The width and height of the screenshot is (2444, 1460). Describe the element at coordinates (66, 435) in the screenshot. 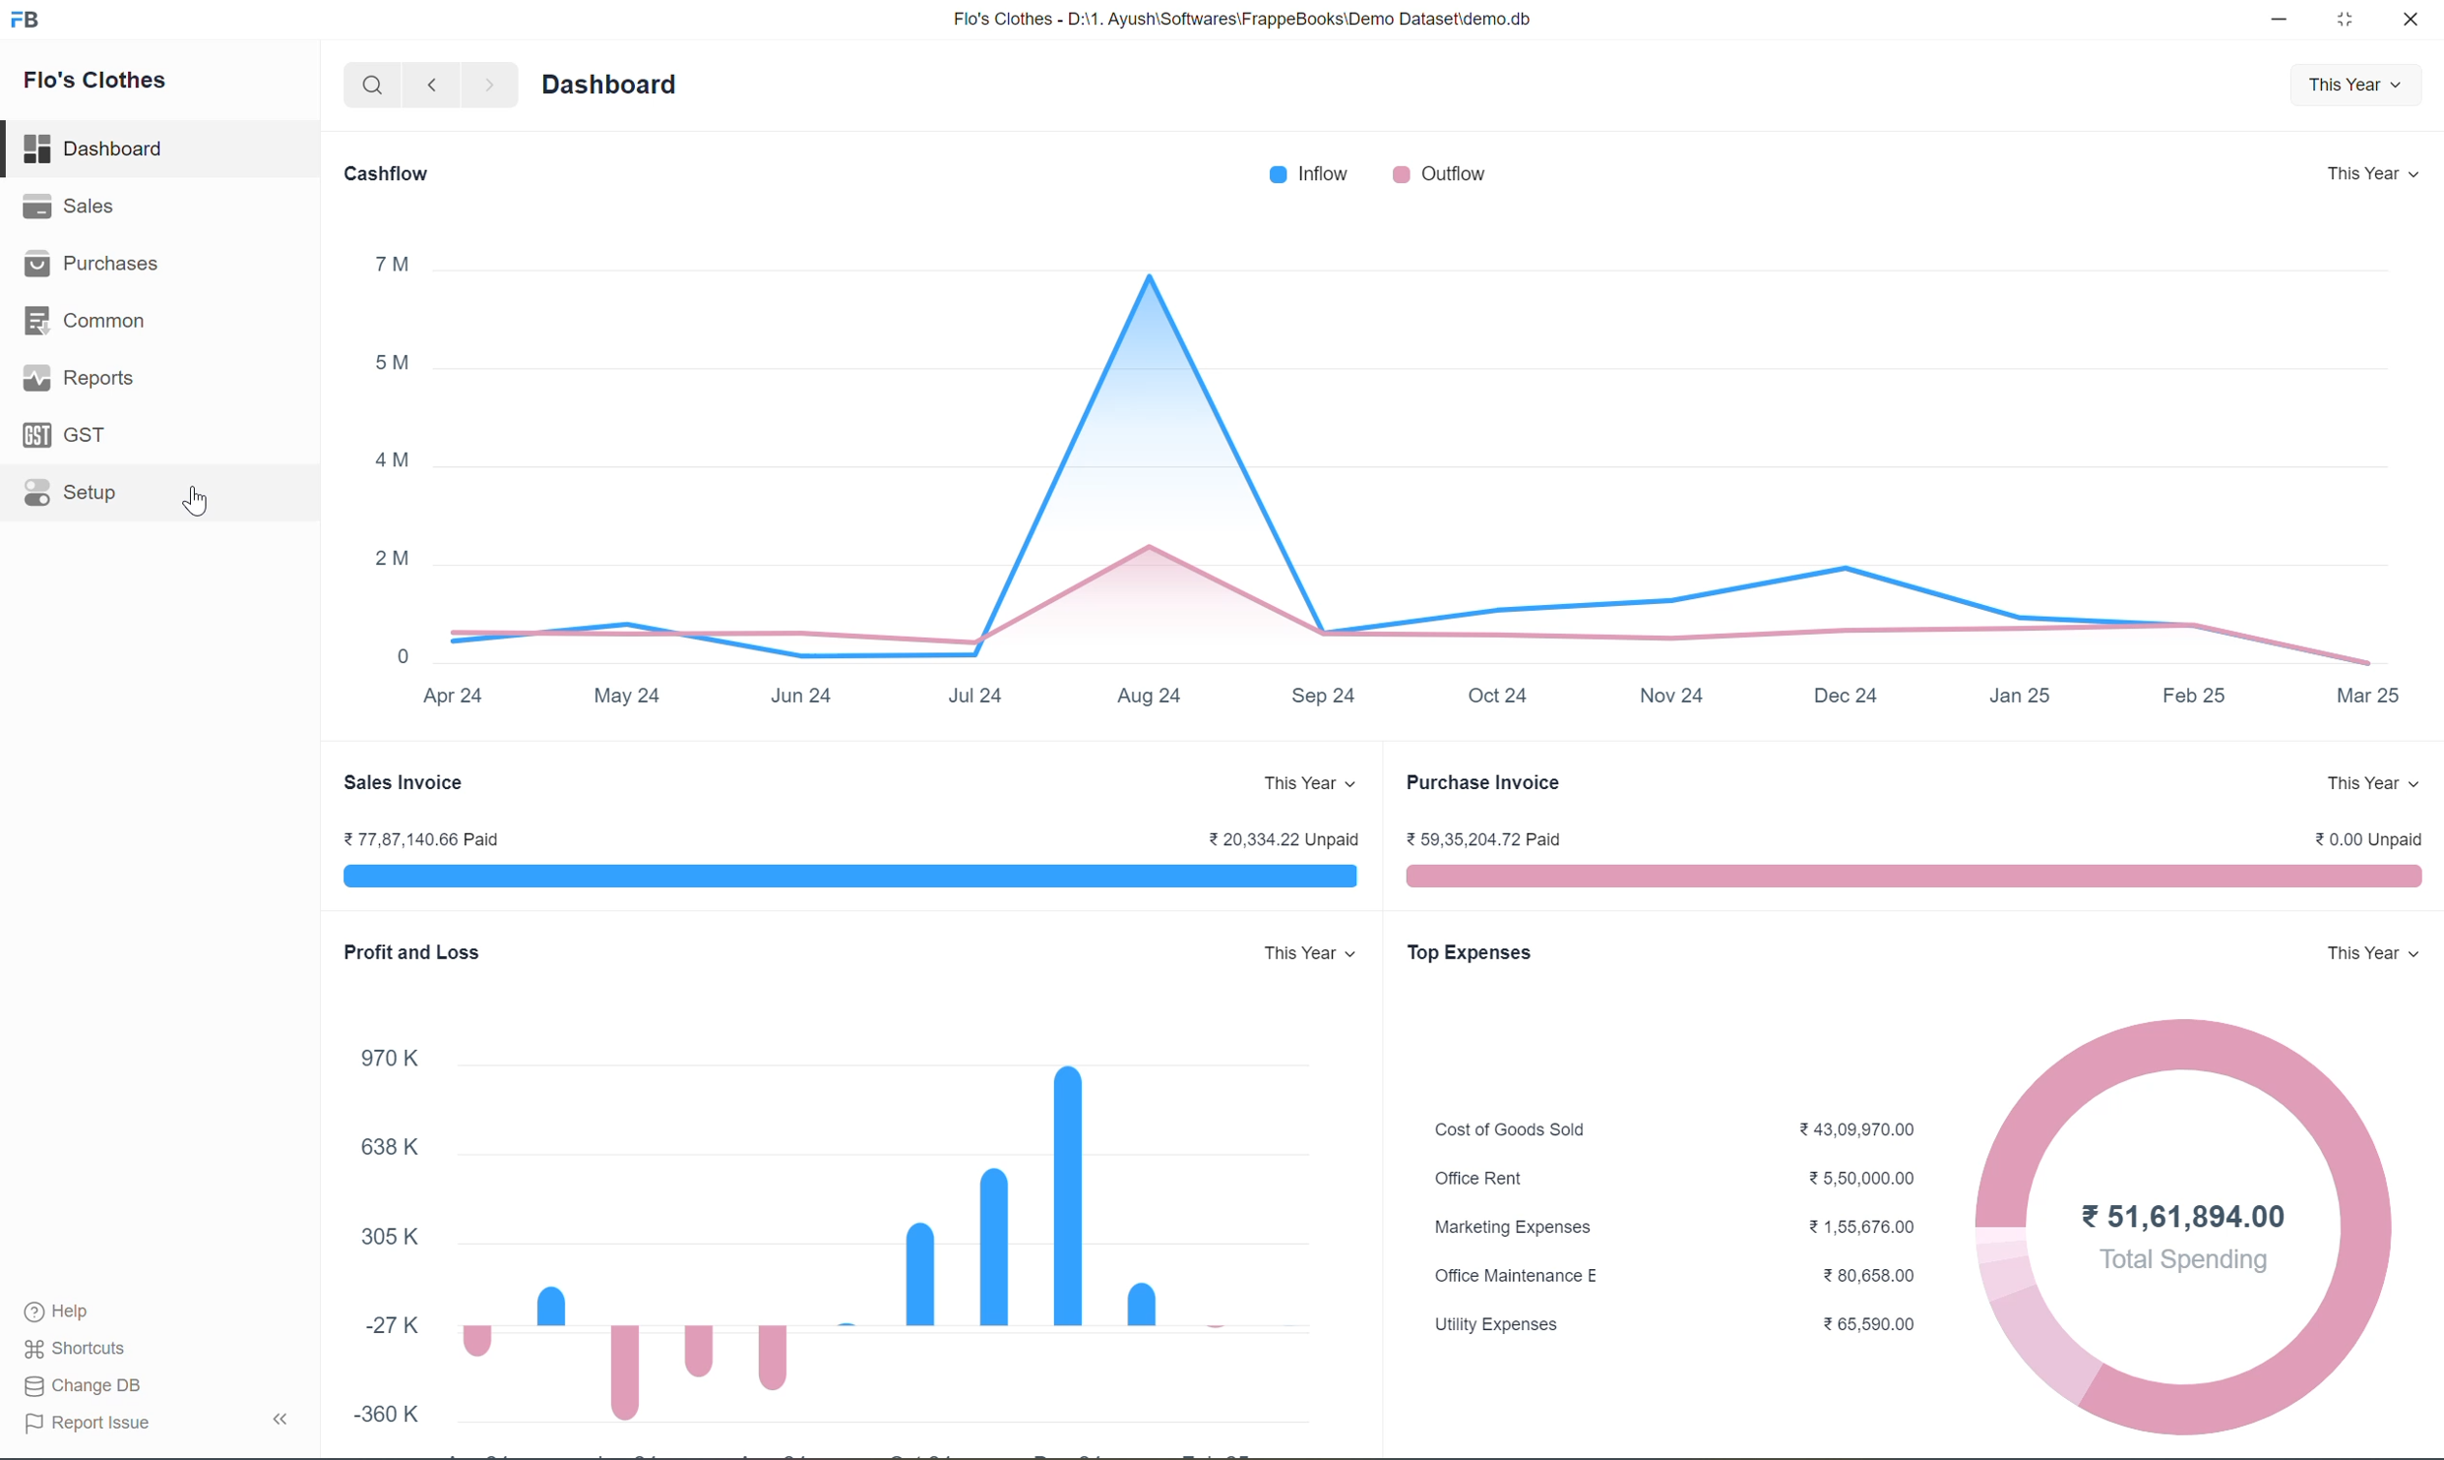

I see `GST` at that location.